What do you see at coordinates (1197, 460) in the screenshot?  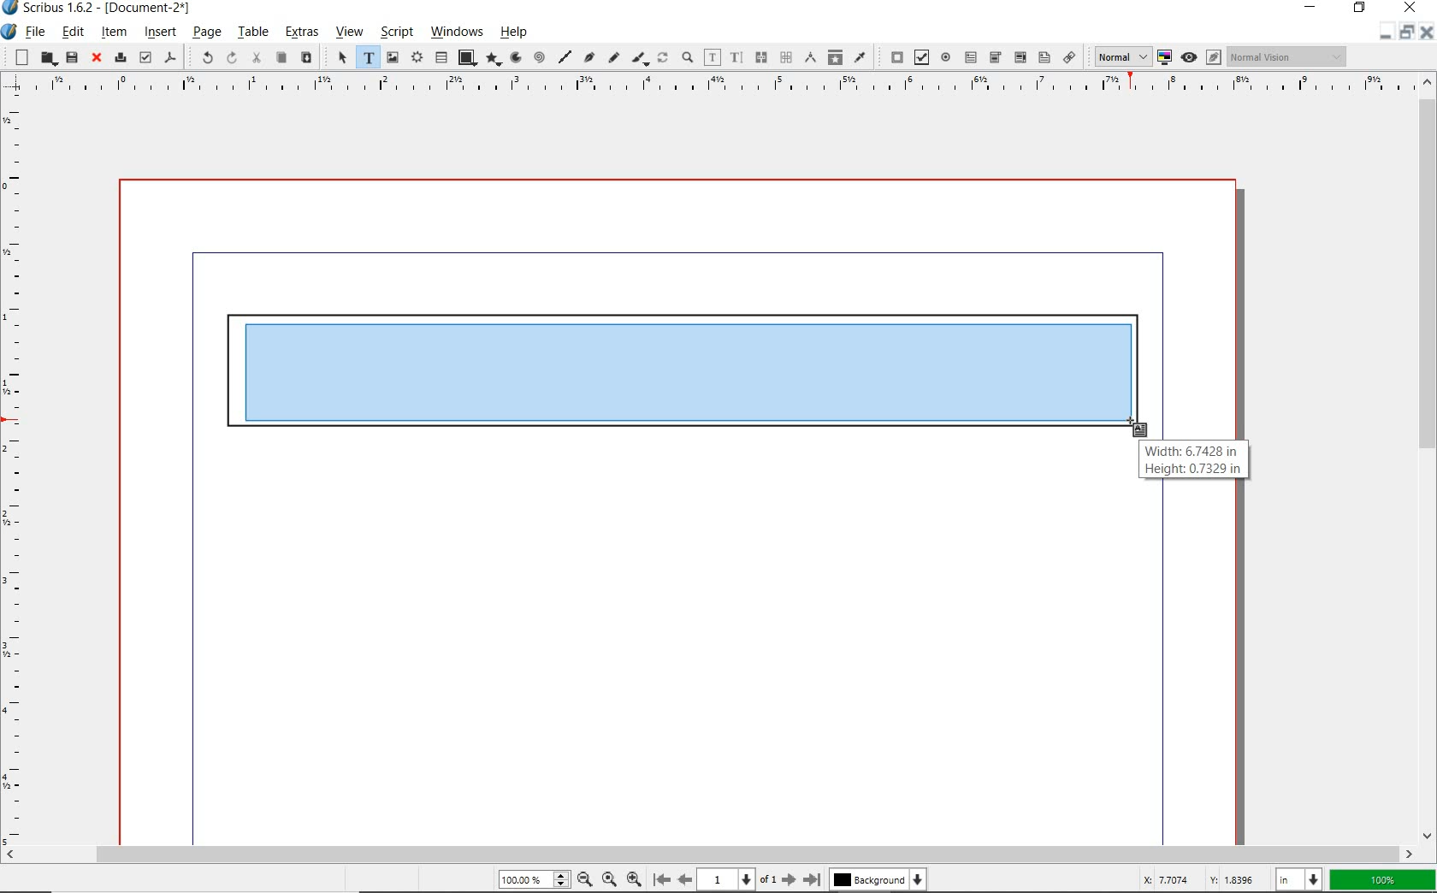 I see `Width : 6.7428 in Height : 0.7329 in` at bounding box center [1197, 460].